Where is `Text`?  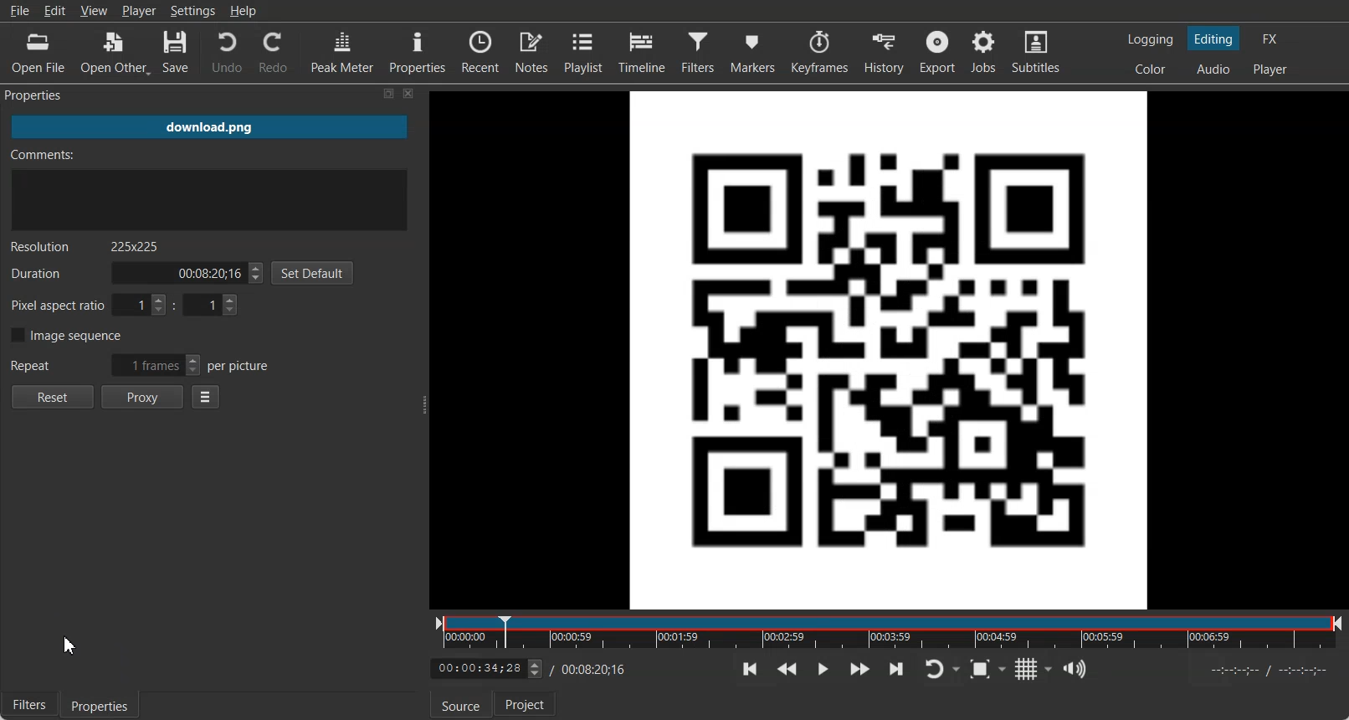 Text is located at coordinates (85, 246).